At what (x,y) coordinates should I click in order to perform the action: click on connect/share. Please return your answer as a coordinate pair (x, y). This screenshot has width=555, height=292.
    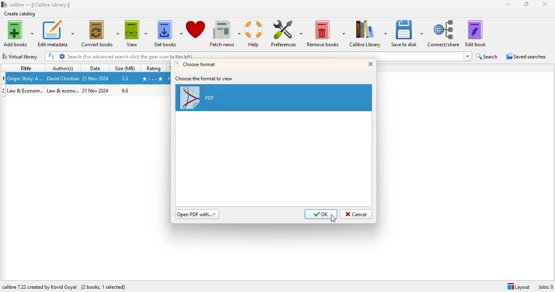
    Looking at the image, I should click on (444, 33).